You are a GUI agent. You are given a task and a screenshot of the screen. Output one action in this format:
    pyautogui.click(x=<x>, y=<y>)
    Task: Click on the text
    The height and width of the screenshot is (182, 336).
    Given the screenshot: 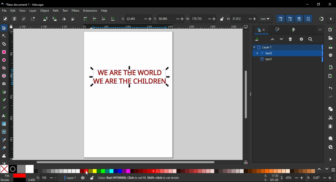 What is the action you would take?
    pyautogui.click(x=65, y=11)
    